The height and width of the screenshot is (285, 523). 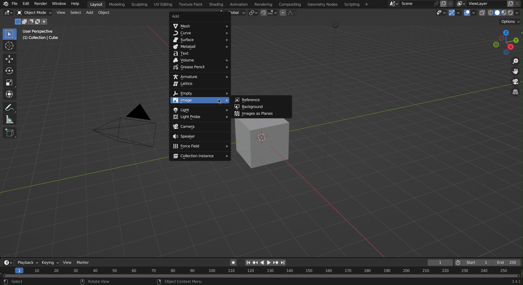 I want to click on Add, so click(x=196, y=17).